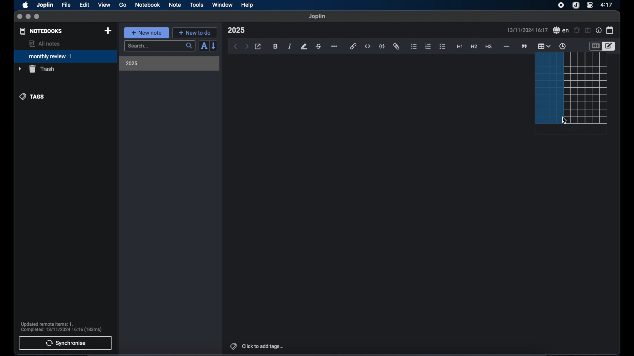 This screenshot has width=634, height=356. I want to click on toggle editor, so click(595, 46).